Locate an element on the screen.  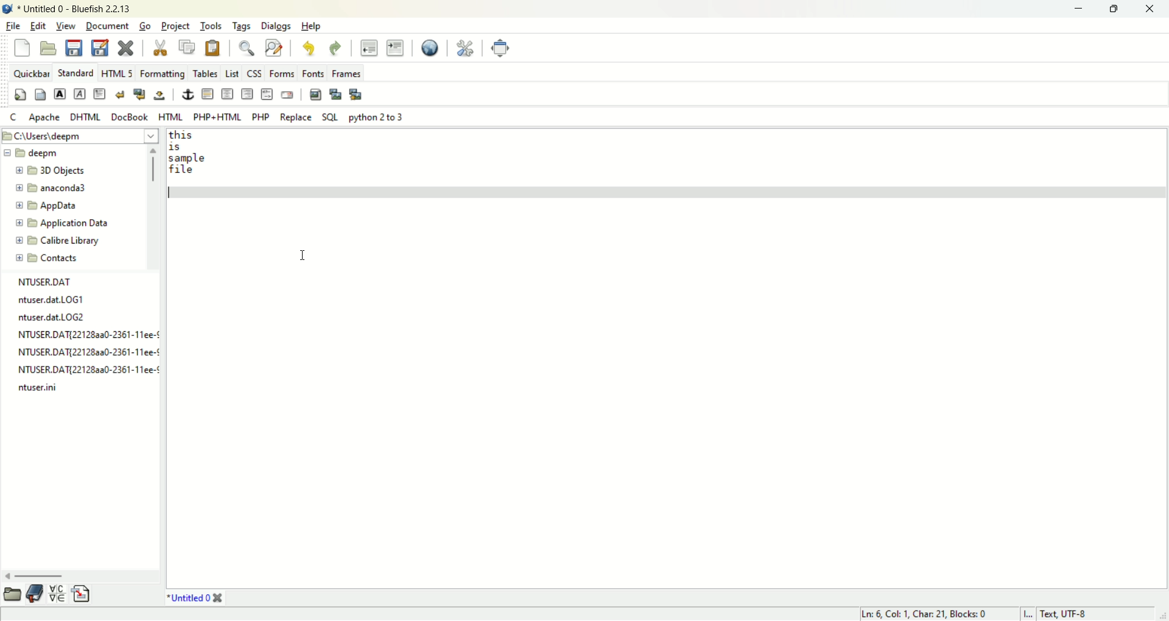
title is located at coordinates (192, 597).